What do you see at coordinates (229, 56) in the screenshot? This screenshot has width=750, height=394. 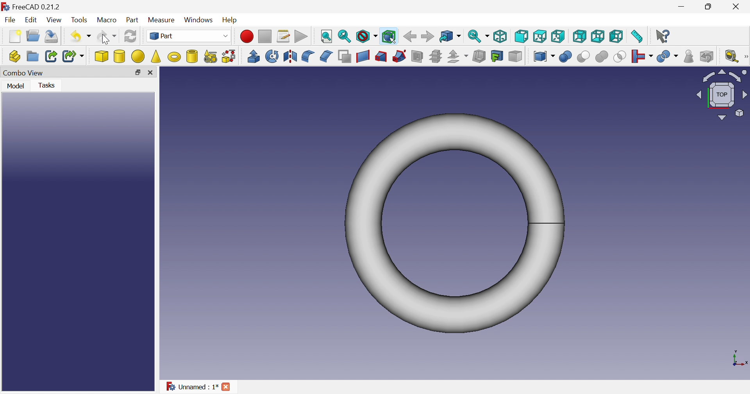 I see `Shape builder...` at bounding box center [229, 56].